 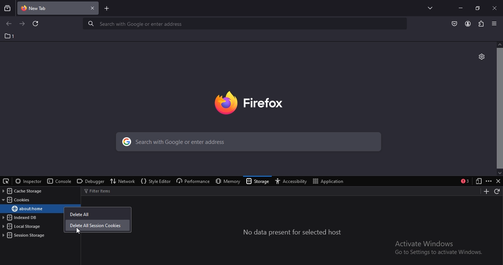 What do you see at coordinates (495, 8) in the screenshot?
I see `close` at bounding box center [495, 8].